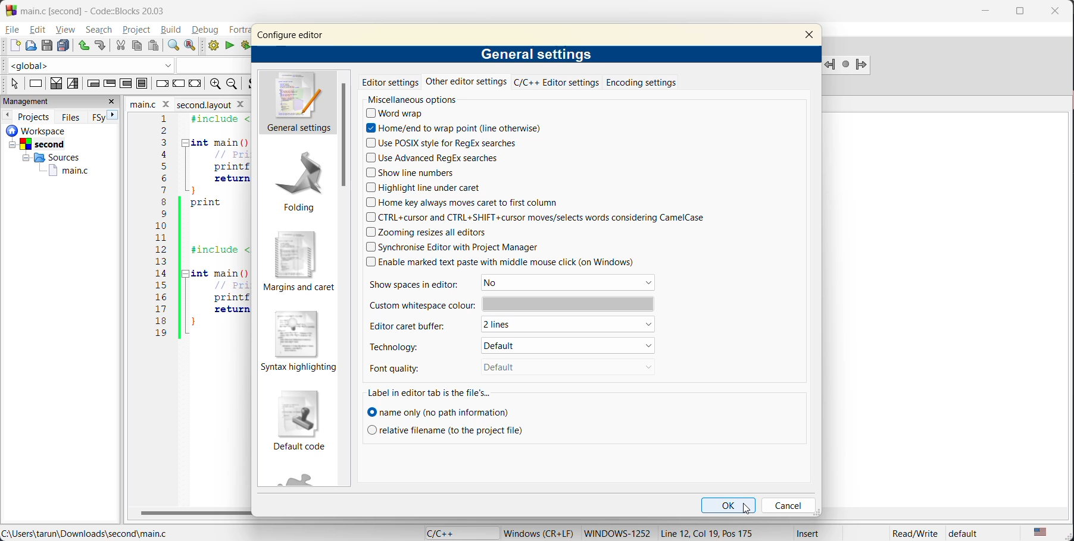 This screenshot has height=541, width=1074. What do you see at coordinates (82, 45) in the screenshot?
I see `undo` at bounding box center [82, 45].